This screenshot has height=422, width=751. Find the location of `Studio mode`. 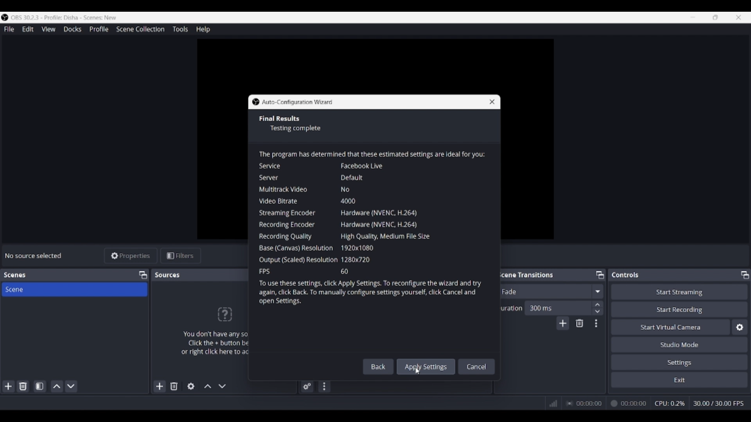

Studio mode is located at coordinates (679, 344).